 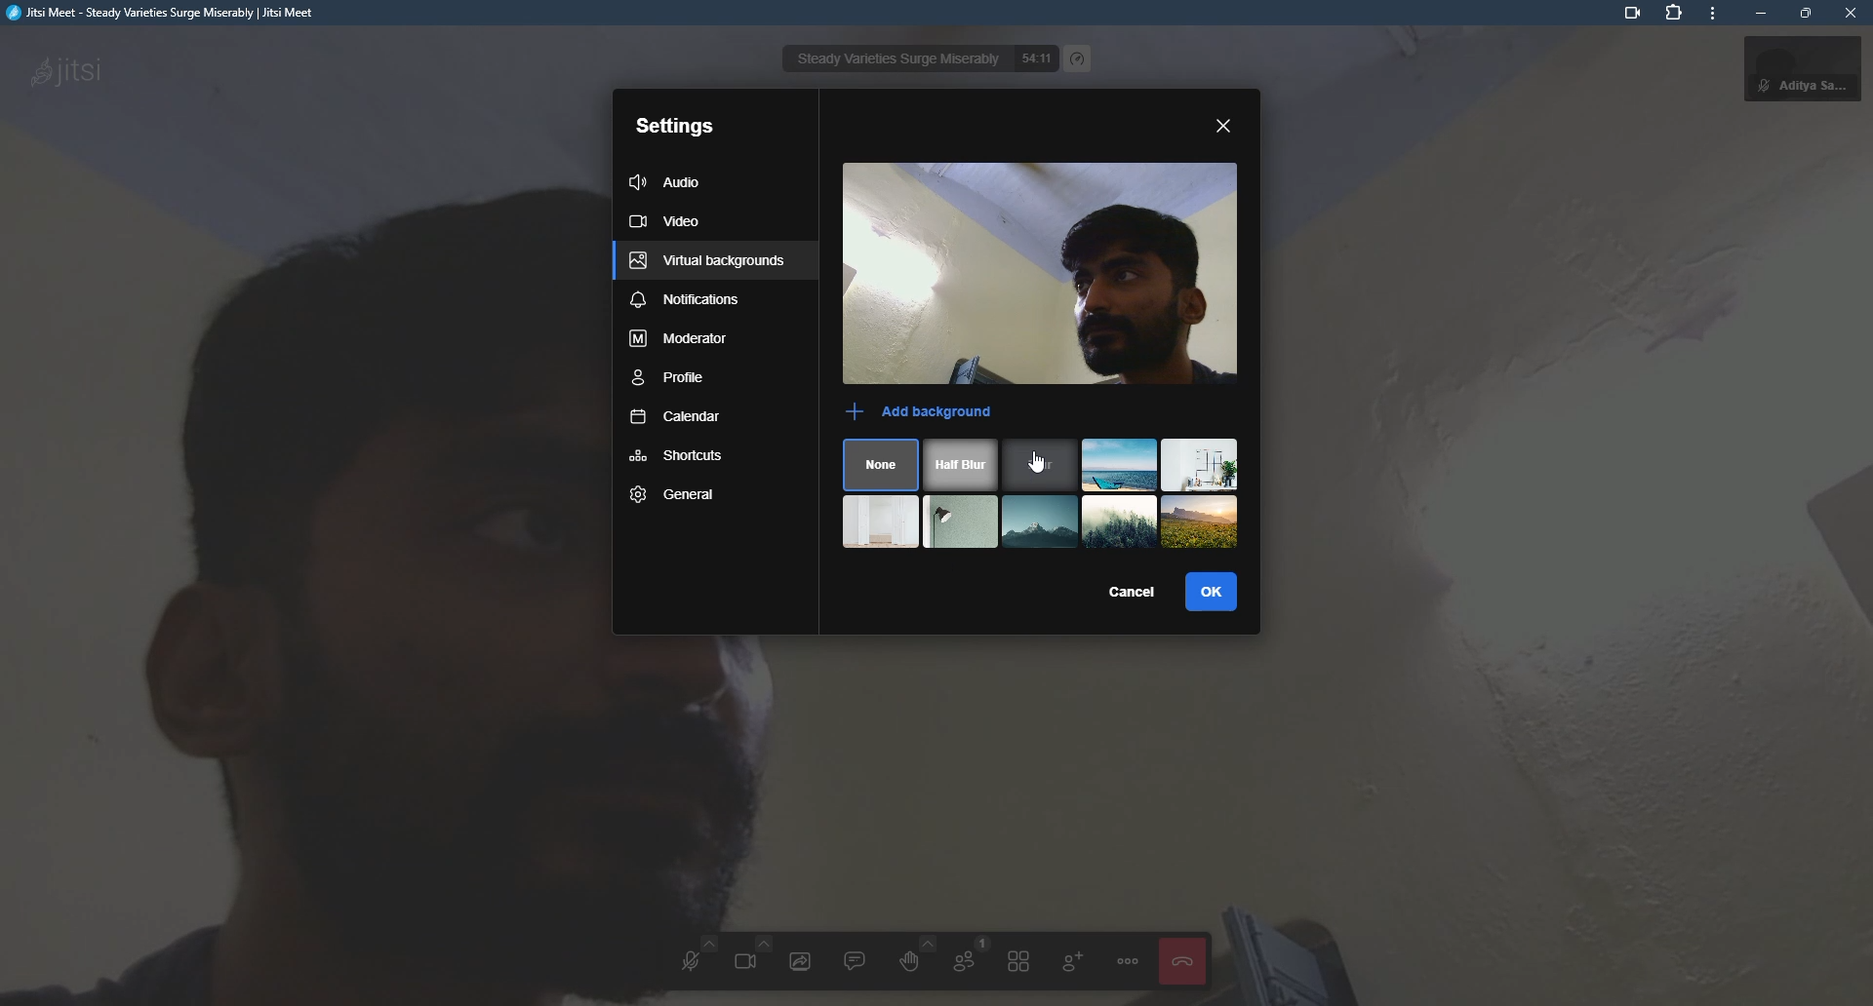 I want to click on jitsi, so click(x=164, y=18).